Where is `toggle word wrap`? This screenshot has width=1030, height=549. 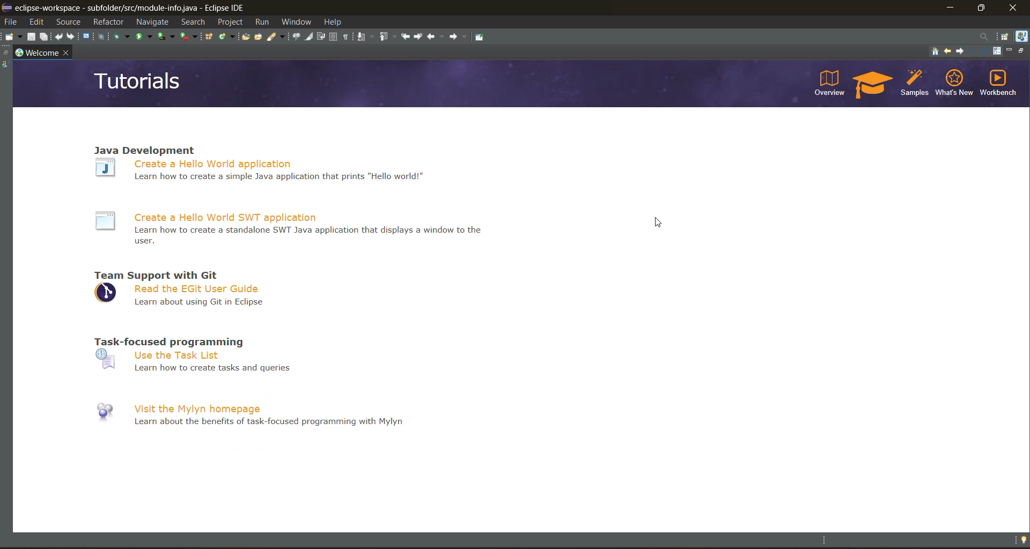 toggle word wrap is located at coordinates (321, 38).